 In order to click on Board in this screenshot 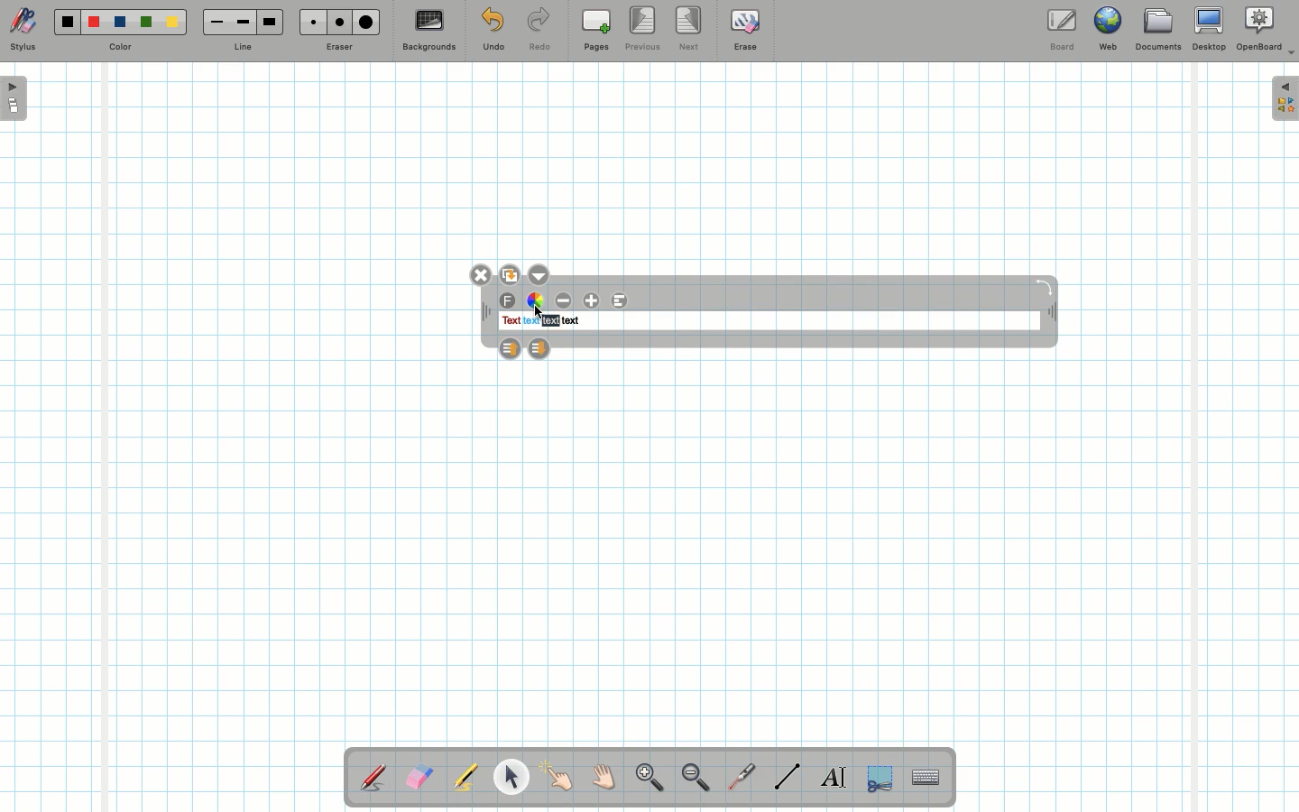, I will do `click(1061, 30)`.